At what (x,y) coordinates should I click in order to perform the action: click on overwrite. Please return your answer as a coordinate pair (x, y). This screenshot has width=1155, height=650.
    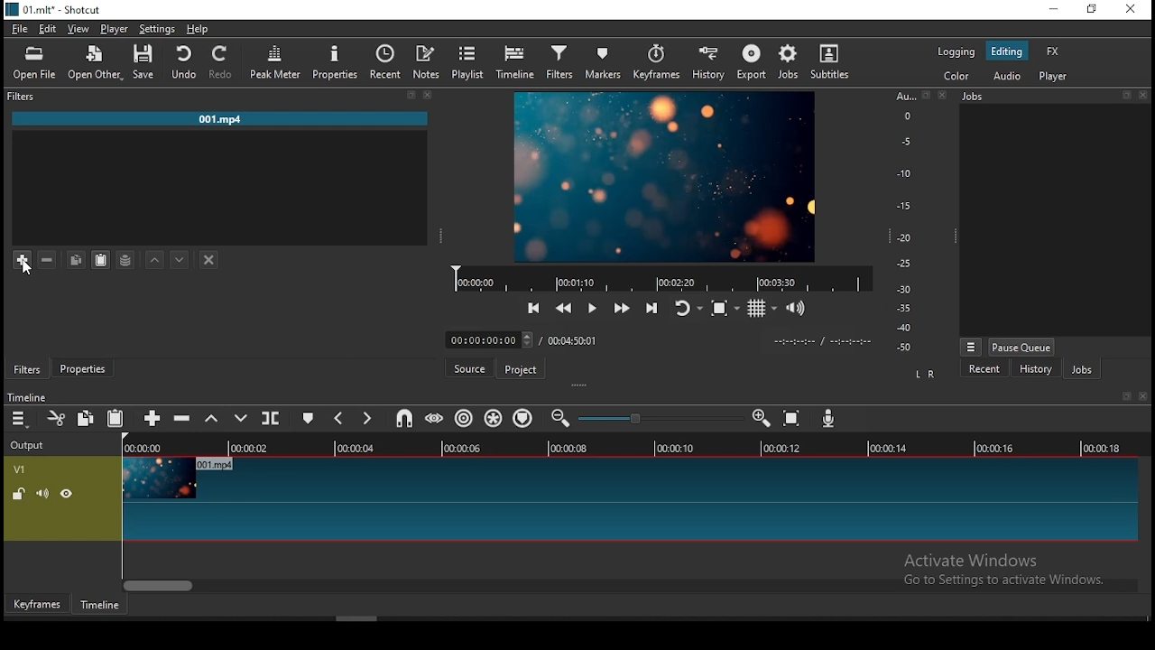
    Looking at the image, I should click on (243, 417).